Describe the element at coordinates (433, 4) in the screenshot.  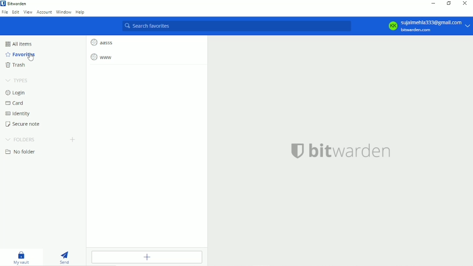
I see `Minimize` at that location.